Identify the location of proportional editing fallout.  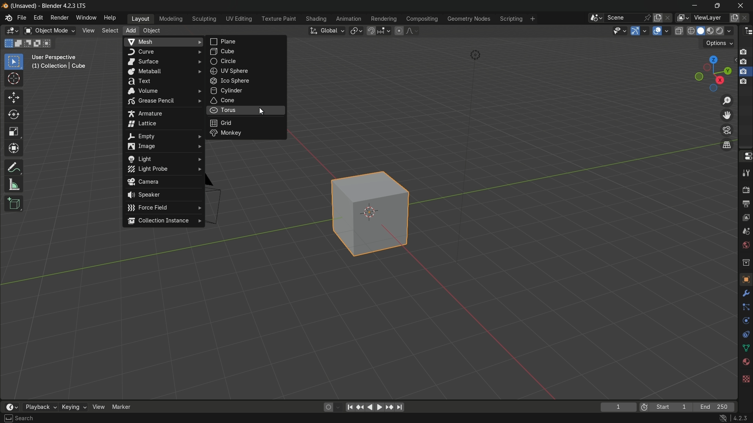
(411, 31).